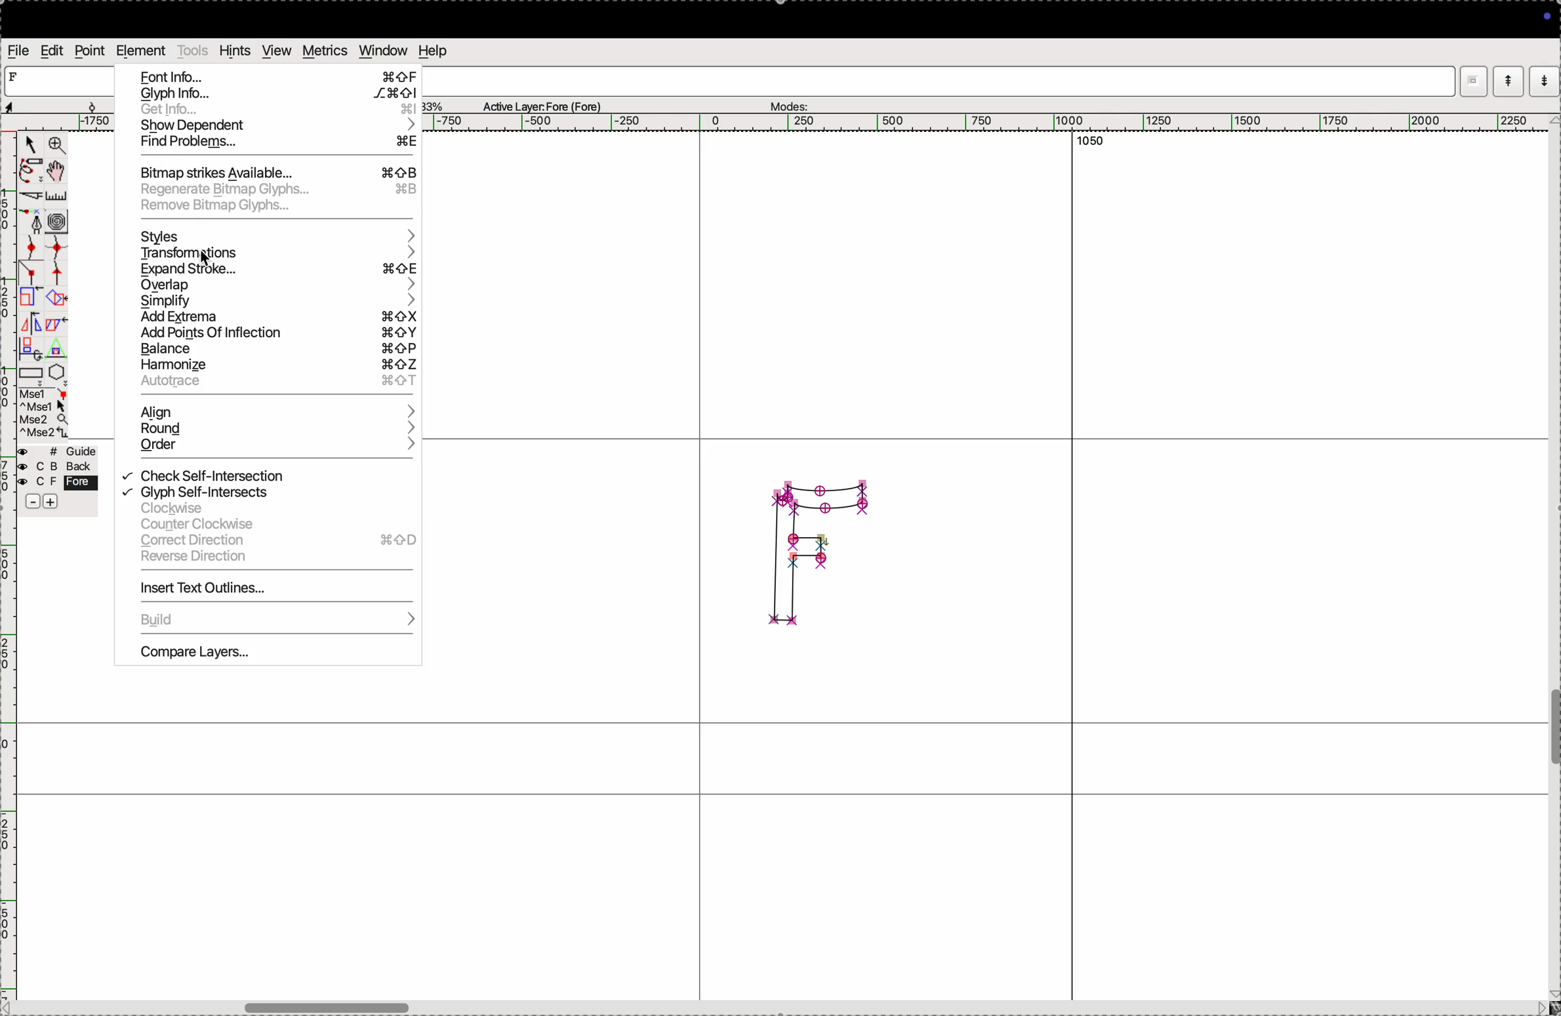 The image size is (1561, 1016). I want to click on add extrema, so click(276, 319).